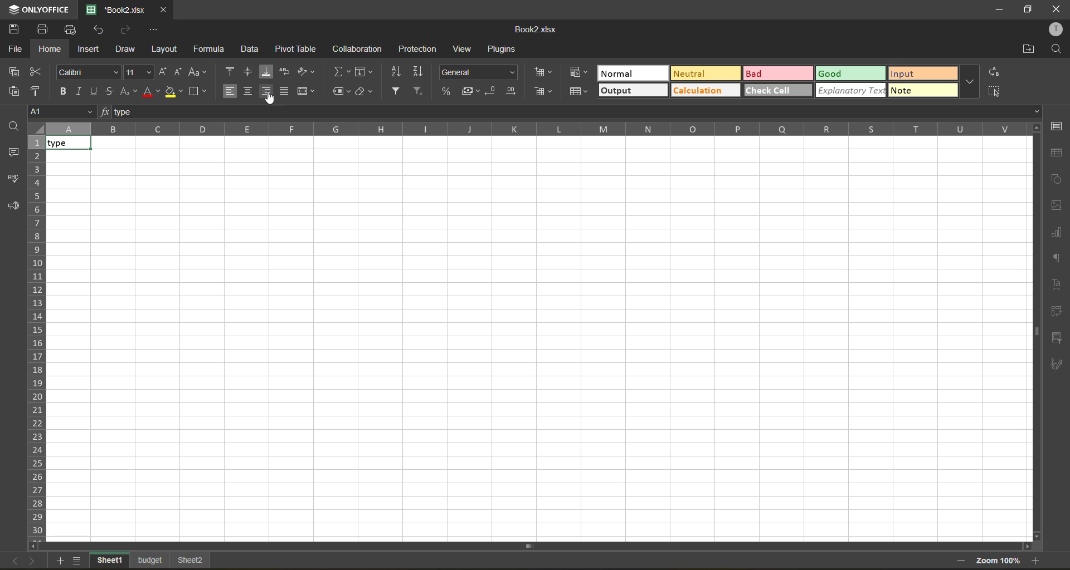 The width and height of the screenshot is (1070, 570). Describe the element at coordinates (464, 50) in the screenshot. I see `view` at that location.